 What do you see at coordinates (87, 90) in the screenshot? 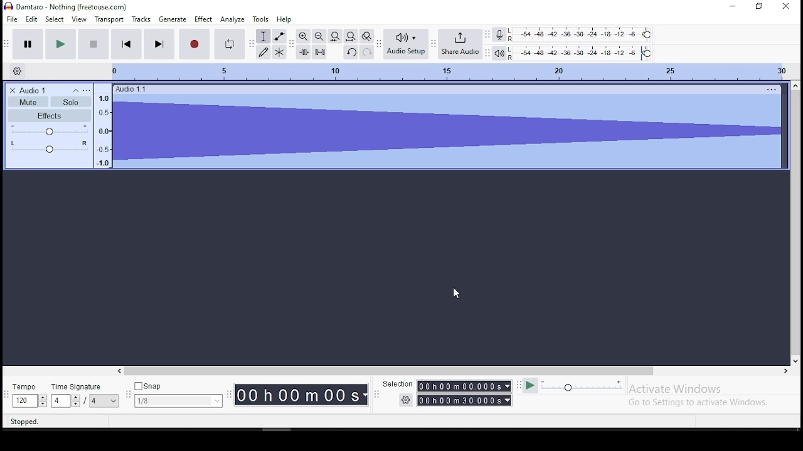
I see `open menu` at bounding box center [87, 90].